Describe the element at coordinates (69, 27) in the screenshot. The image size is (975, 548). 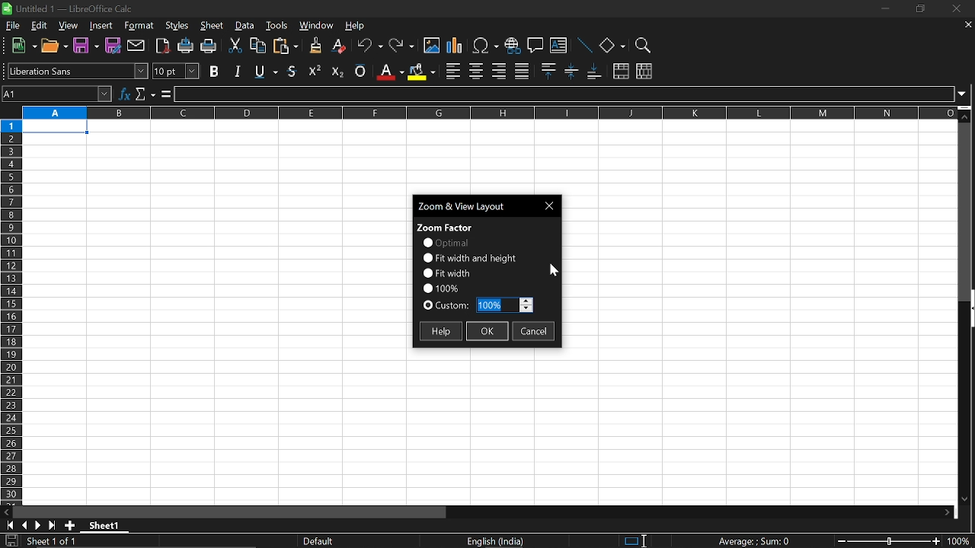
I see `view` at that location.